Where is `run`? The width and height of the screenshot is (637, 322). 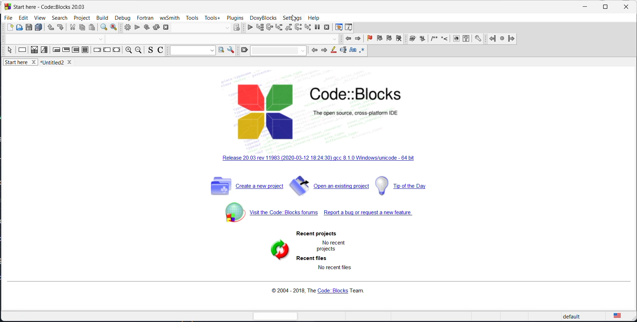 run is located at coordinates (137, 27).